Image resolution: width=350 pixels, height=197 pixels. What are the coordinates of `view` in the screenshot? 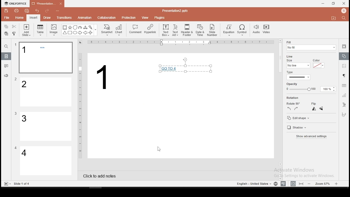 It's located at (145, 17).